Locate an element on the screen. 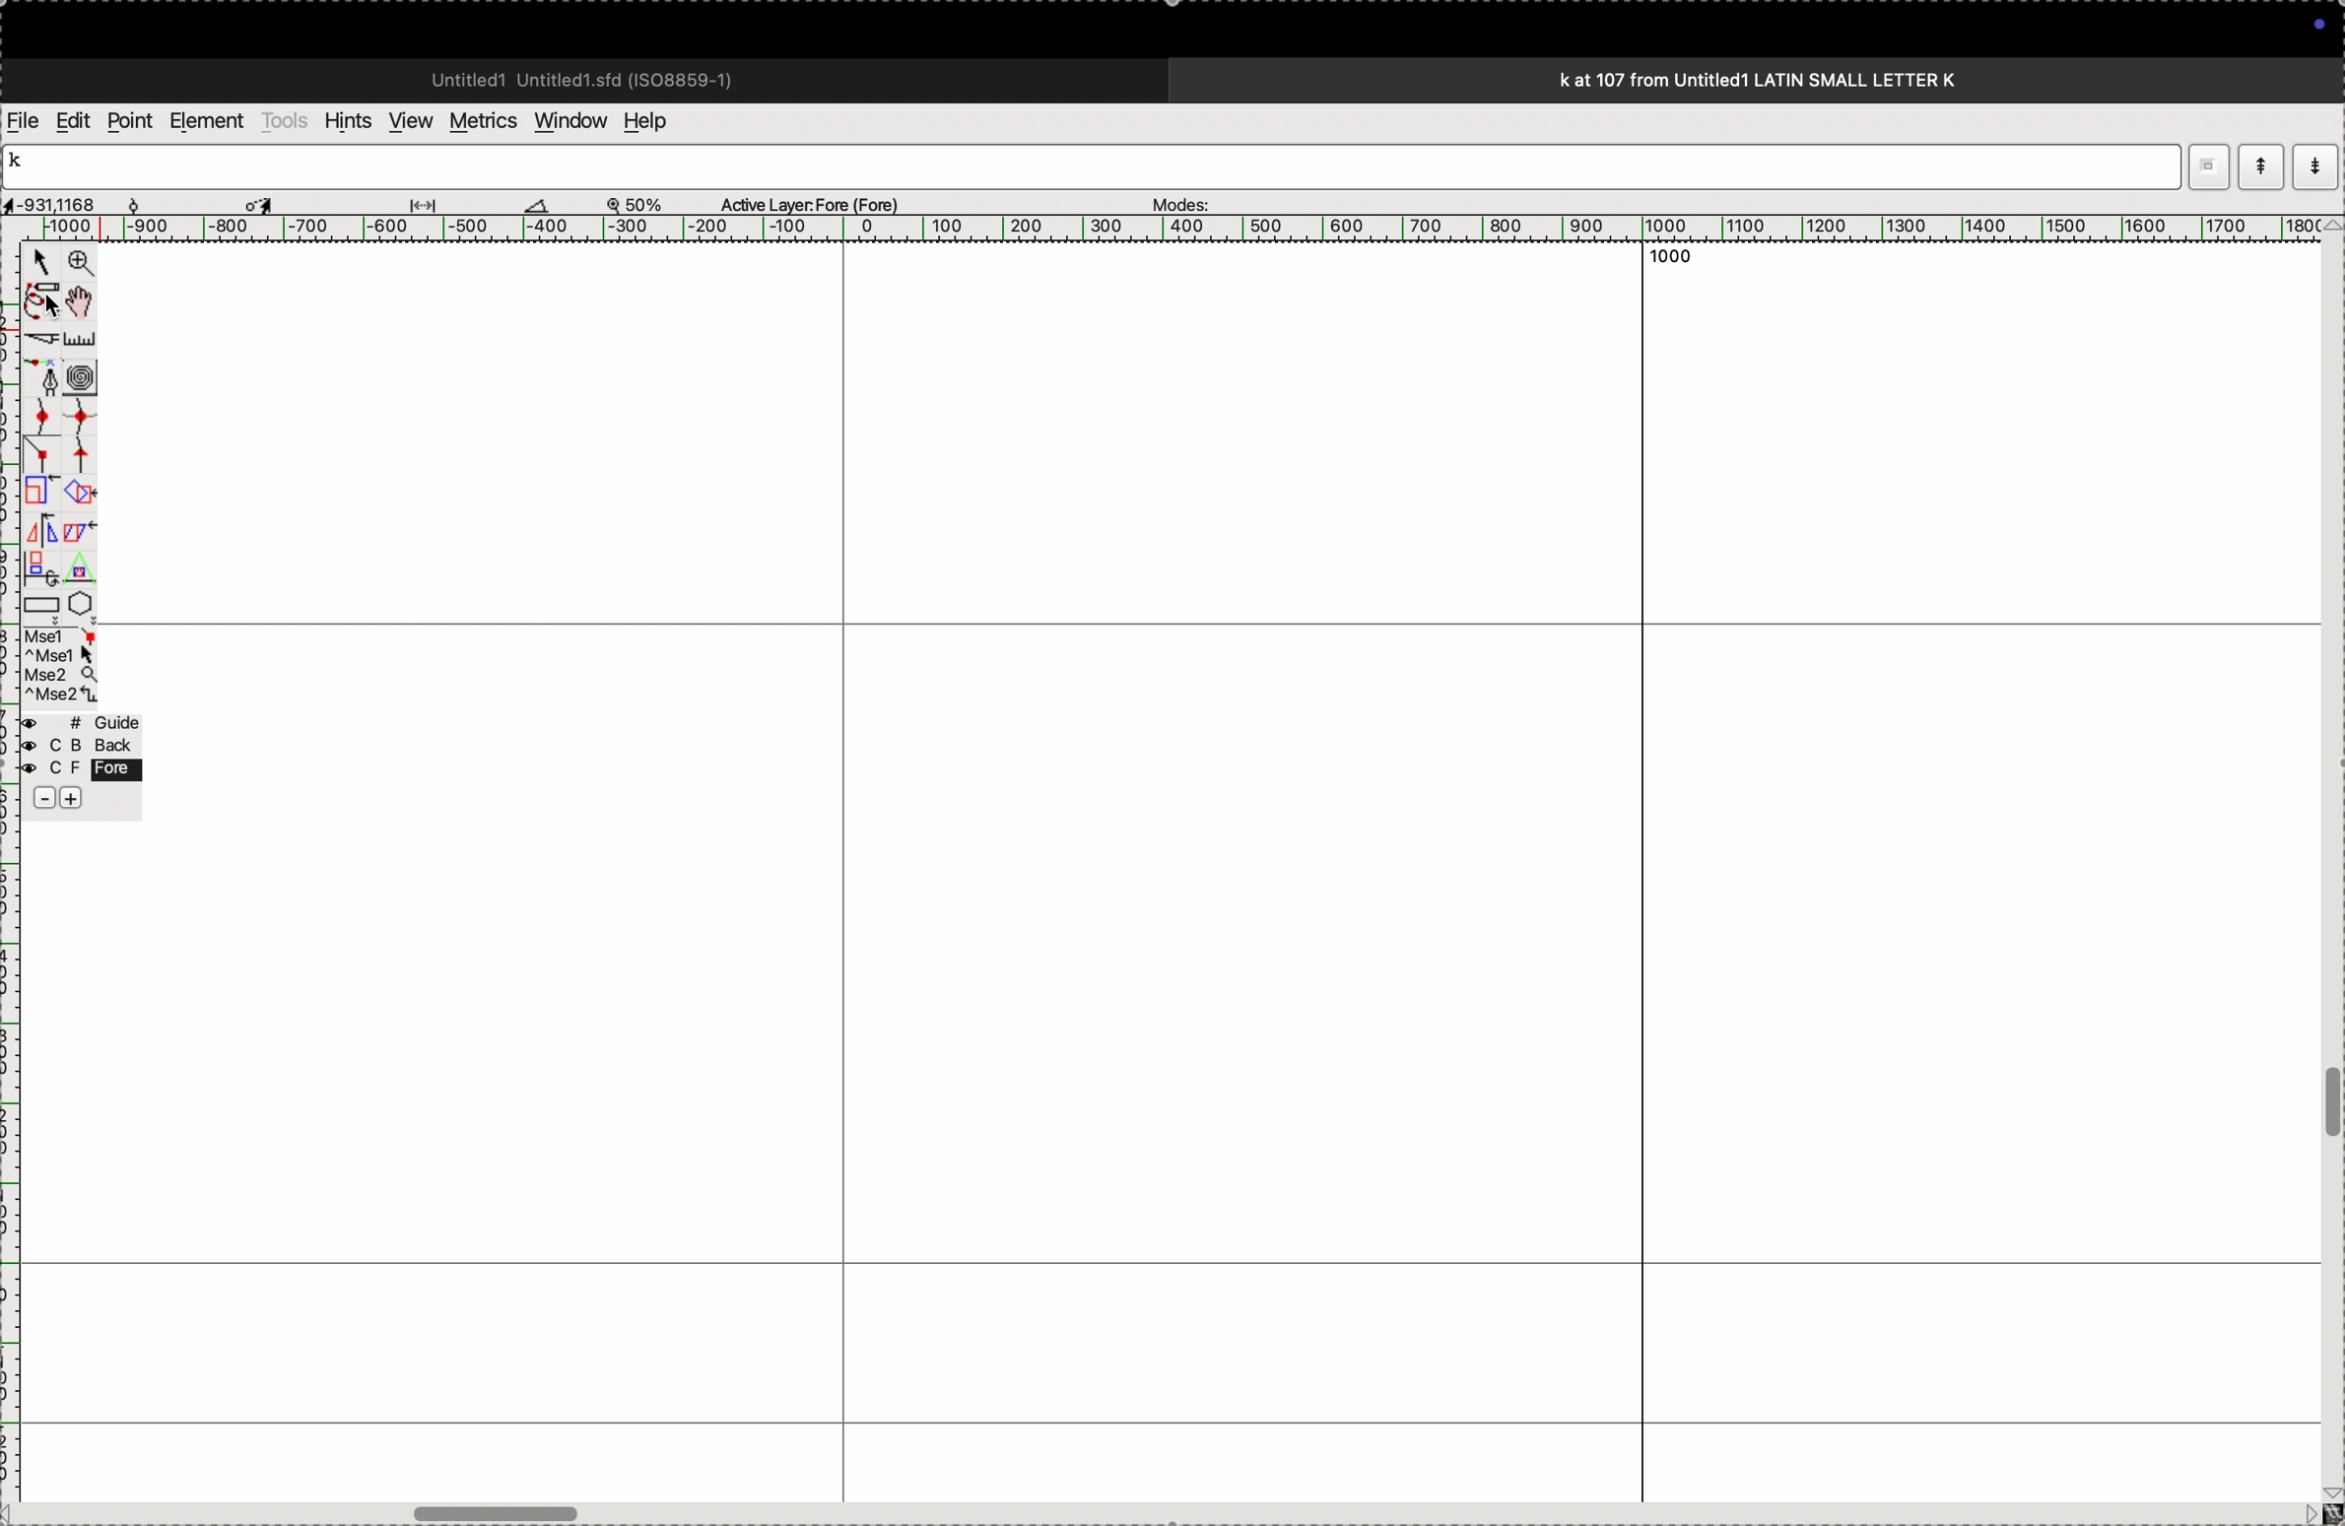  point is located at coordinates (129, 121).